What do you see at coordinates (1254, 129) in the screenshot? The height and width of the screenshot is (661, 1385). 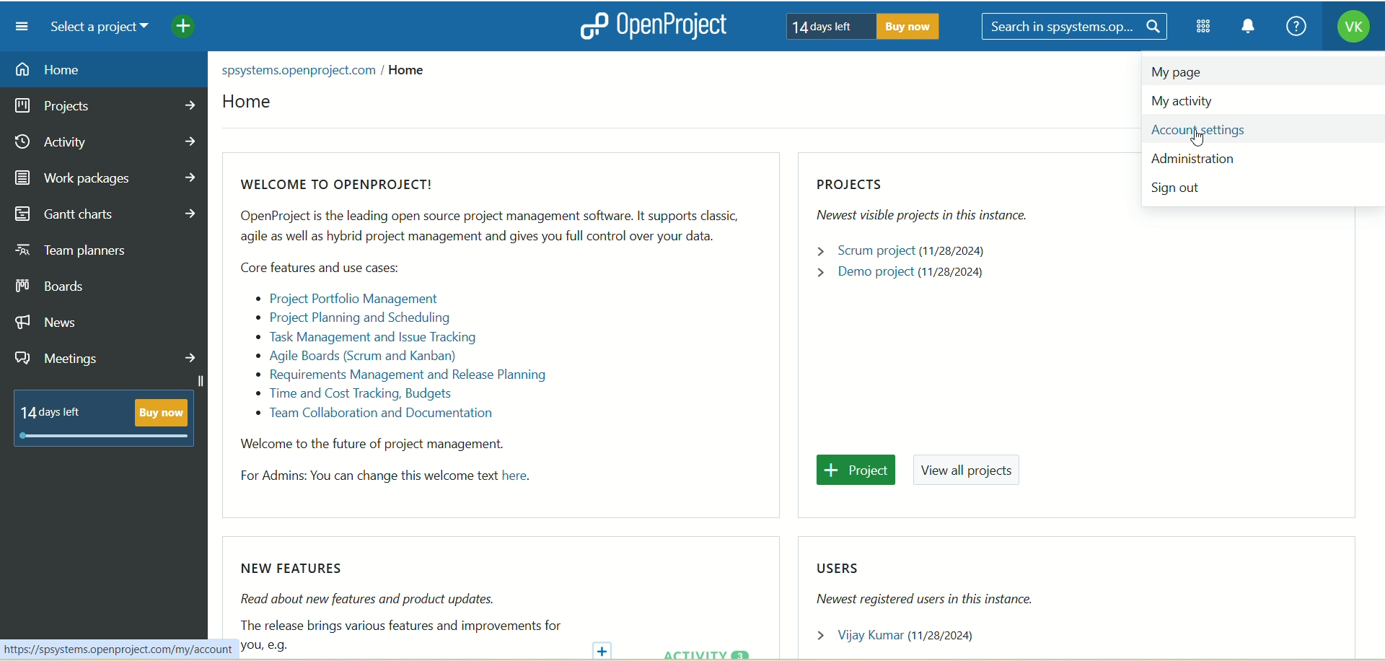 I see `account settings` at bounding box center [1254, 129].